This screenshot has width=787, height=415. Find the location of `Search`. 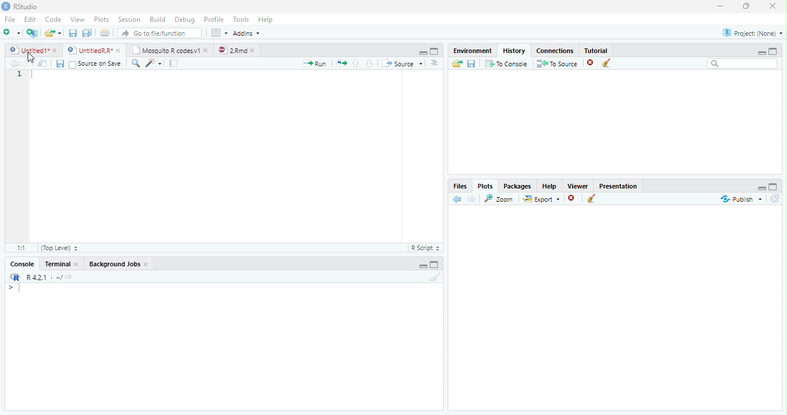

Search is located at coordinates (741, 63).